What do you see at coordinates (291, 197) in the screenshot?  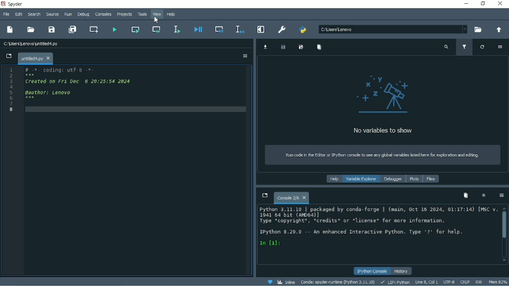 I see `Console` at bounding box center [291, 197].